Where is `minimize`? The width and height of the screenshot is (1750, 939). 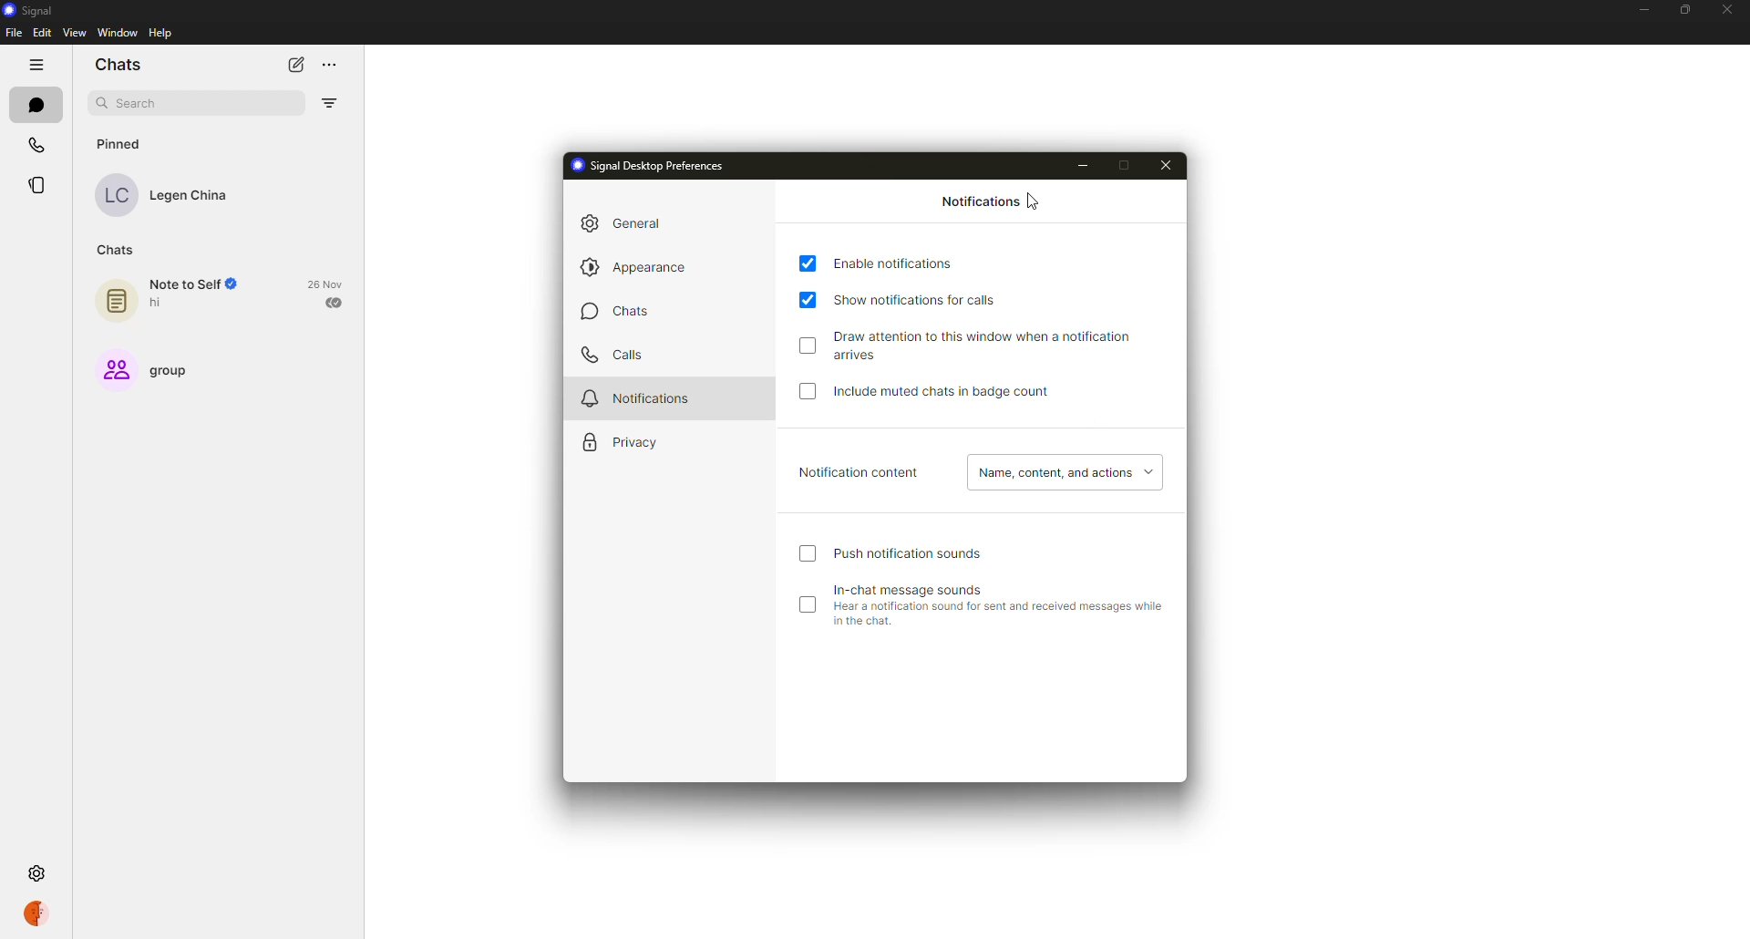
minimize is located at coordinates (1080, 164).